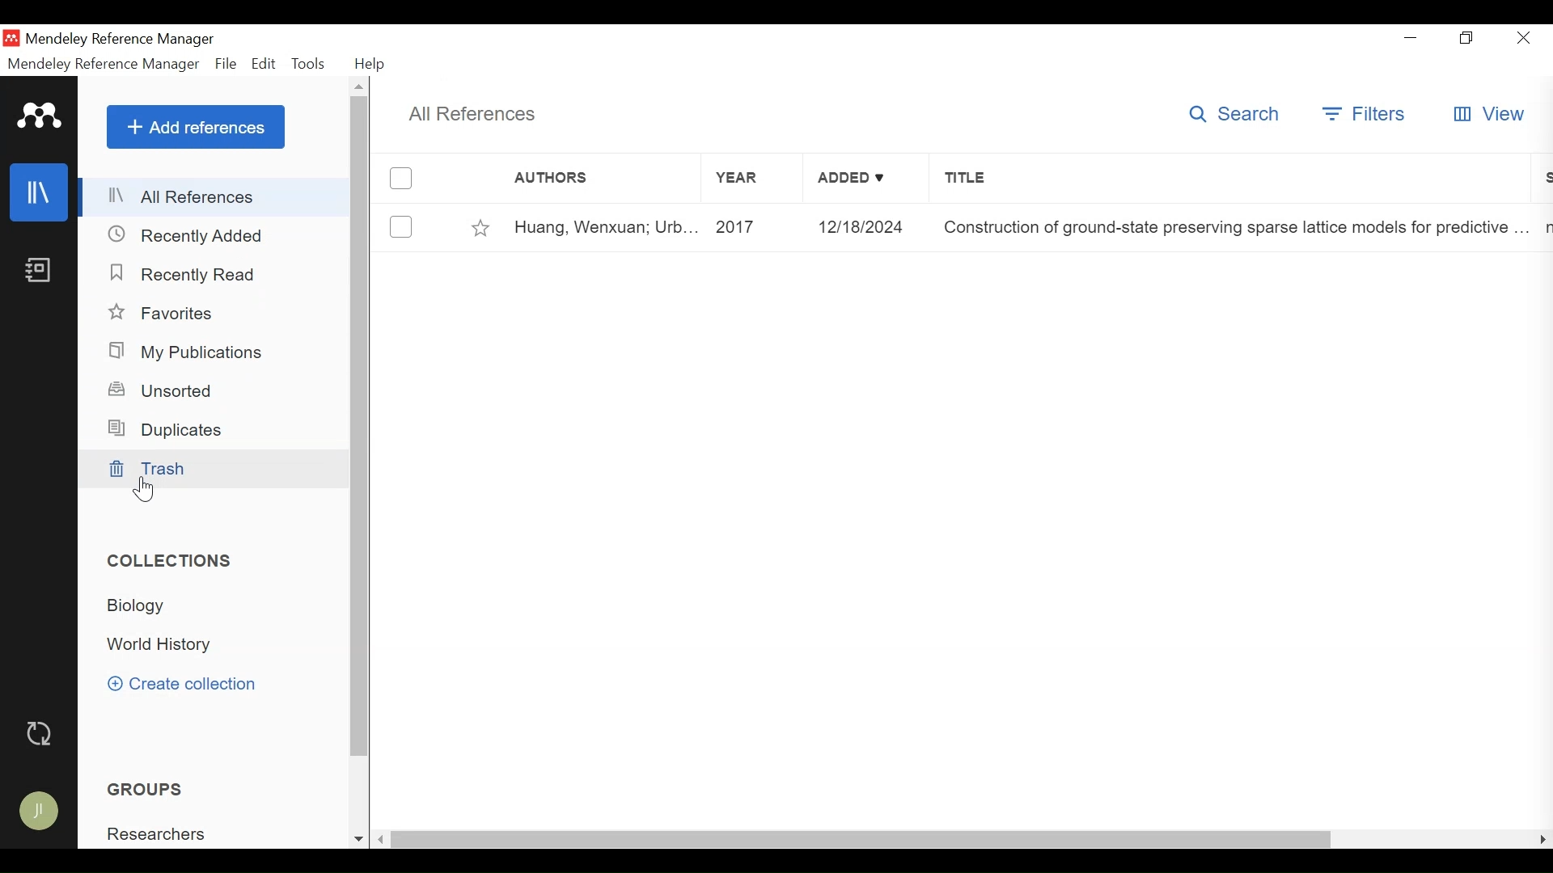  I want to click on Title, so click(1227, 179).